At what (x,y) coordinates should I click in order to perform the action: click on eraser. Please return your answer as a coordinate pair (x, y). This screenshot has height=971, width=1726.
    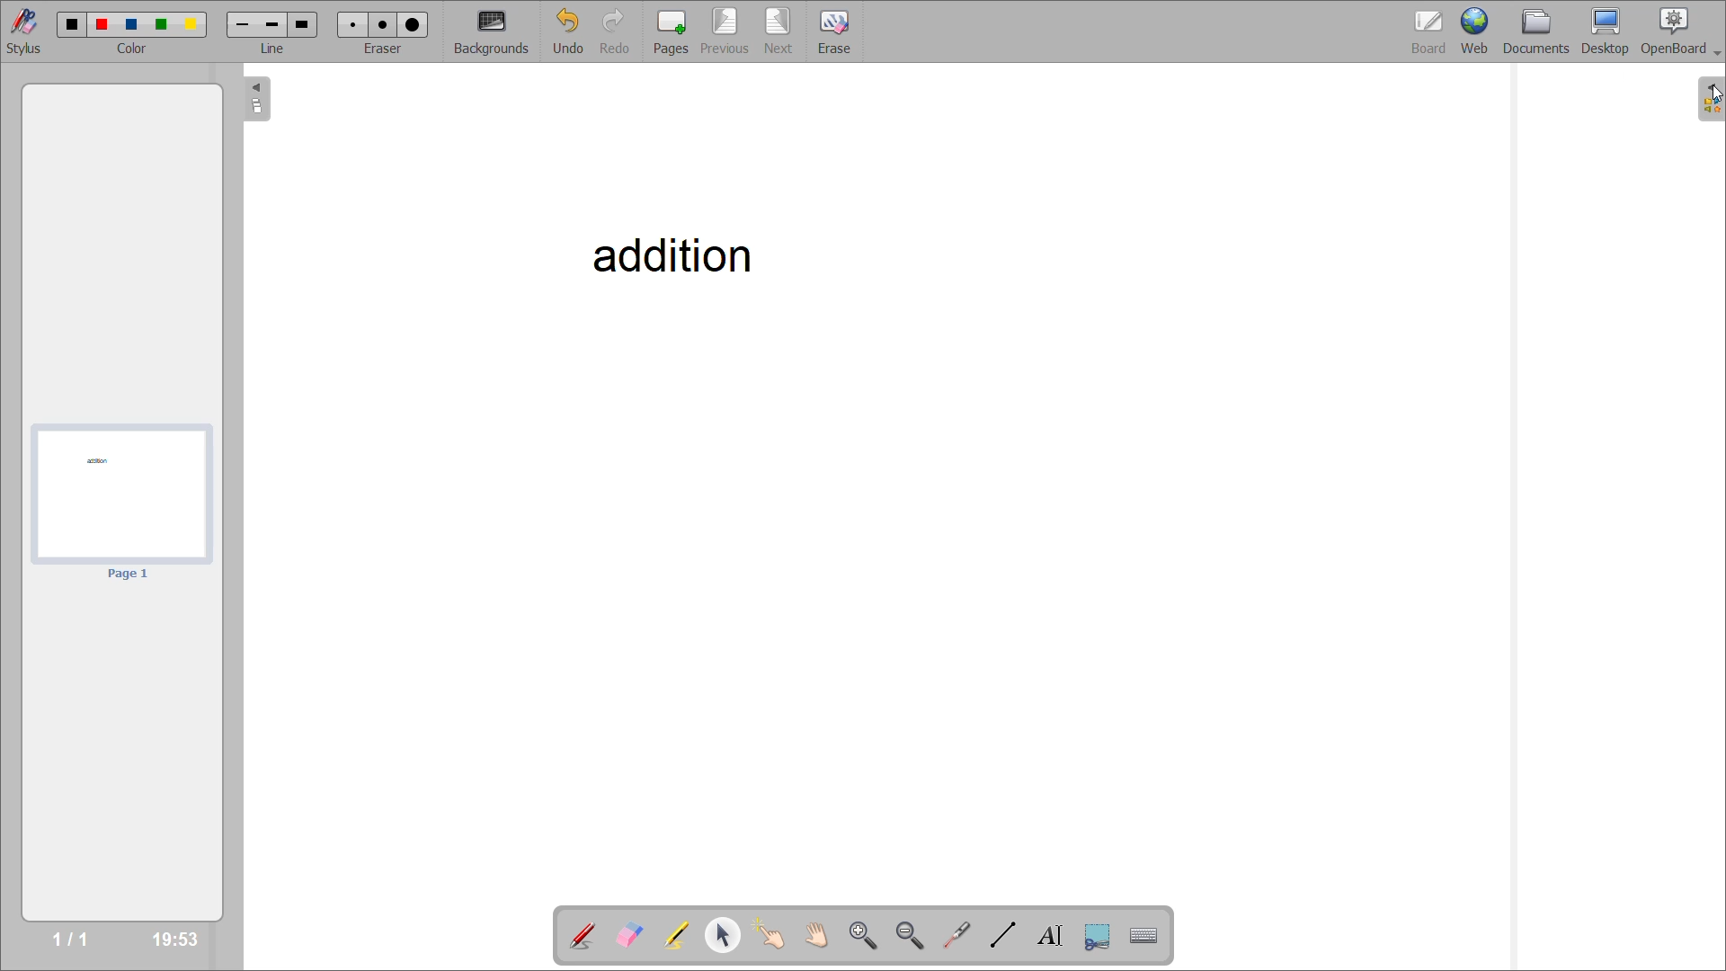
    Looking at the image, I should click on (382, 45).